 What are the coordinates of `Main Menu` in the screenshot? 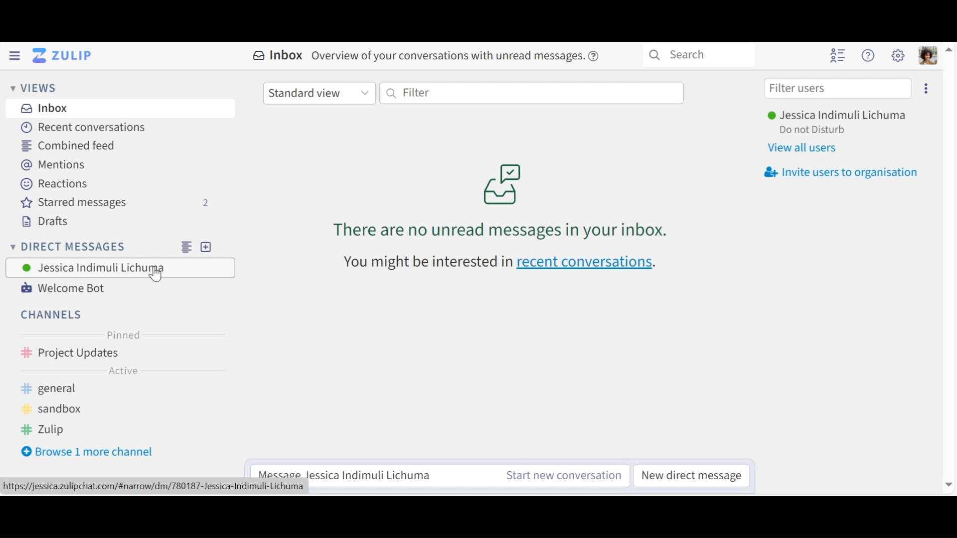 It's located at (898, 55).